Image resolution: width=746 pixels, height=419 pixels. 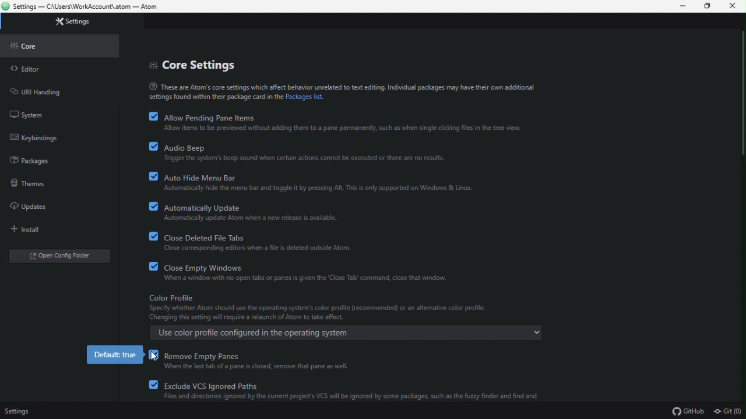 I want to click on exclude VCS ignored paths, so click(x=354, y=389).